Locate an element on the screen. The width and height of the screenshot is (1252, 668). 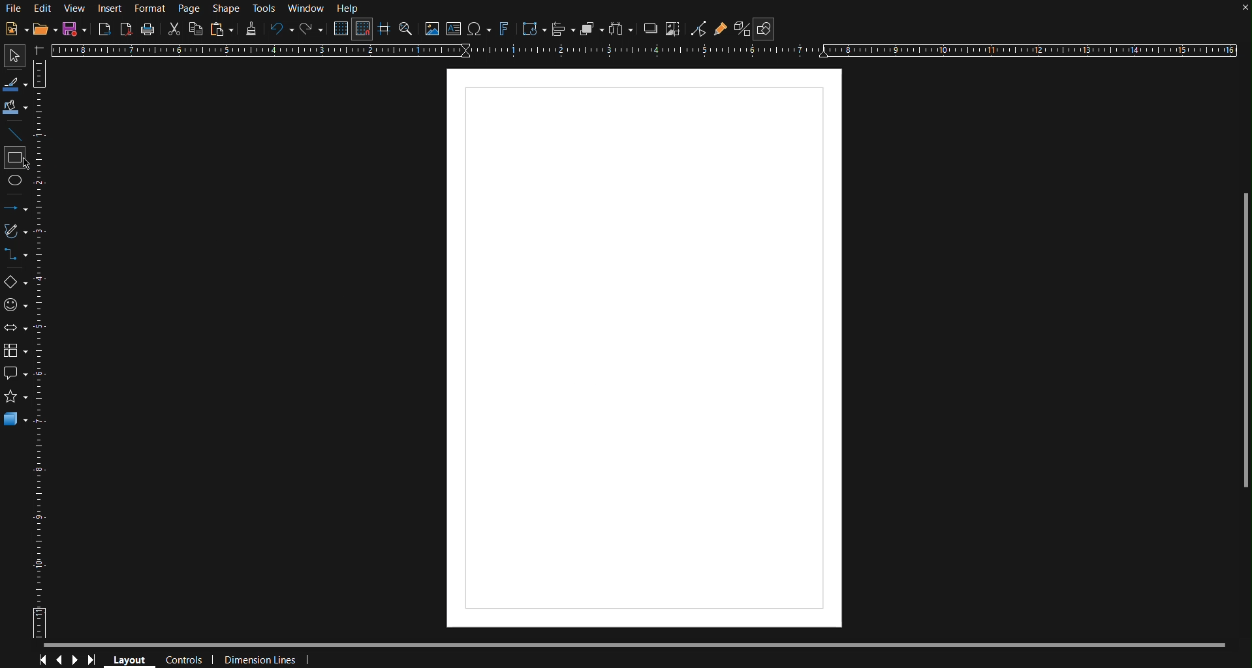
Display Grid is located at coordinates (342, 28).